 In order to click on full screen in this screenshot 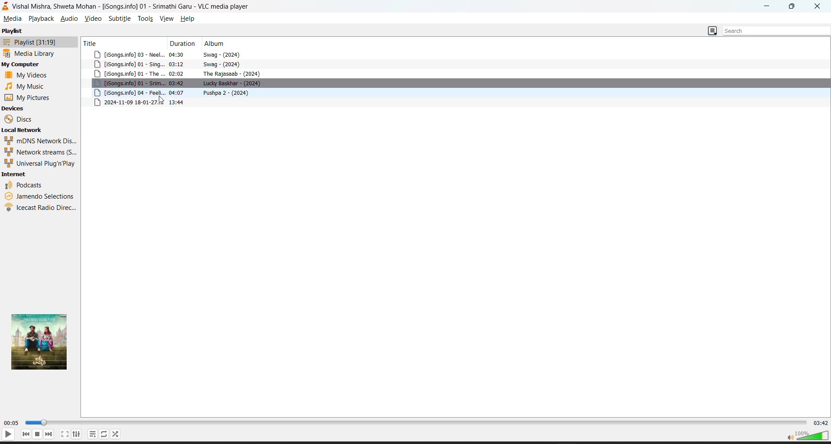, I will do `click(64, 434)`.